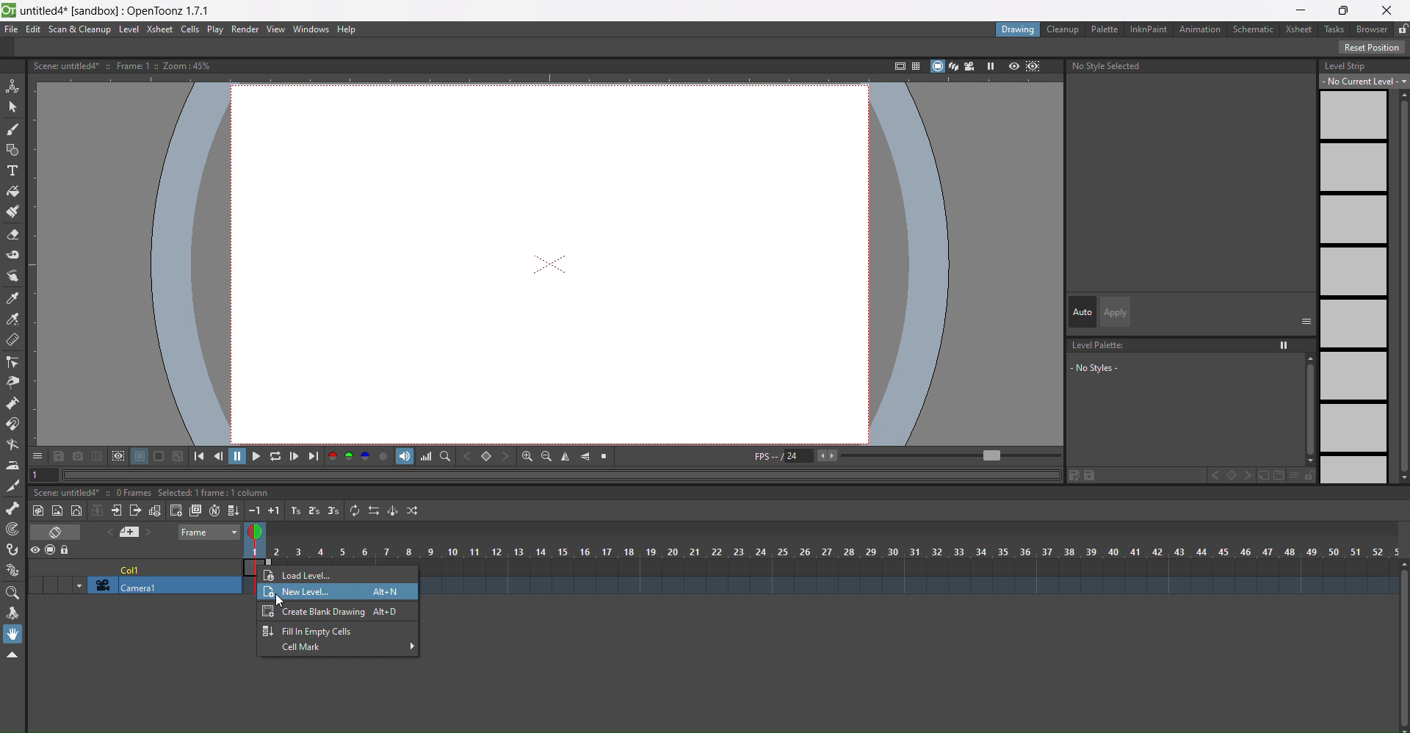  What do you see at coordinates (527, 456) in the screenshot?
I see `zoom in` at bounding box center [527, 456].